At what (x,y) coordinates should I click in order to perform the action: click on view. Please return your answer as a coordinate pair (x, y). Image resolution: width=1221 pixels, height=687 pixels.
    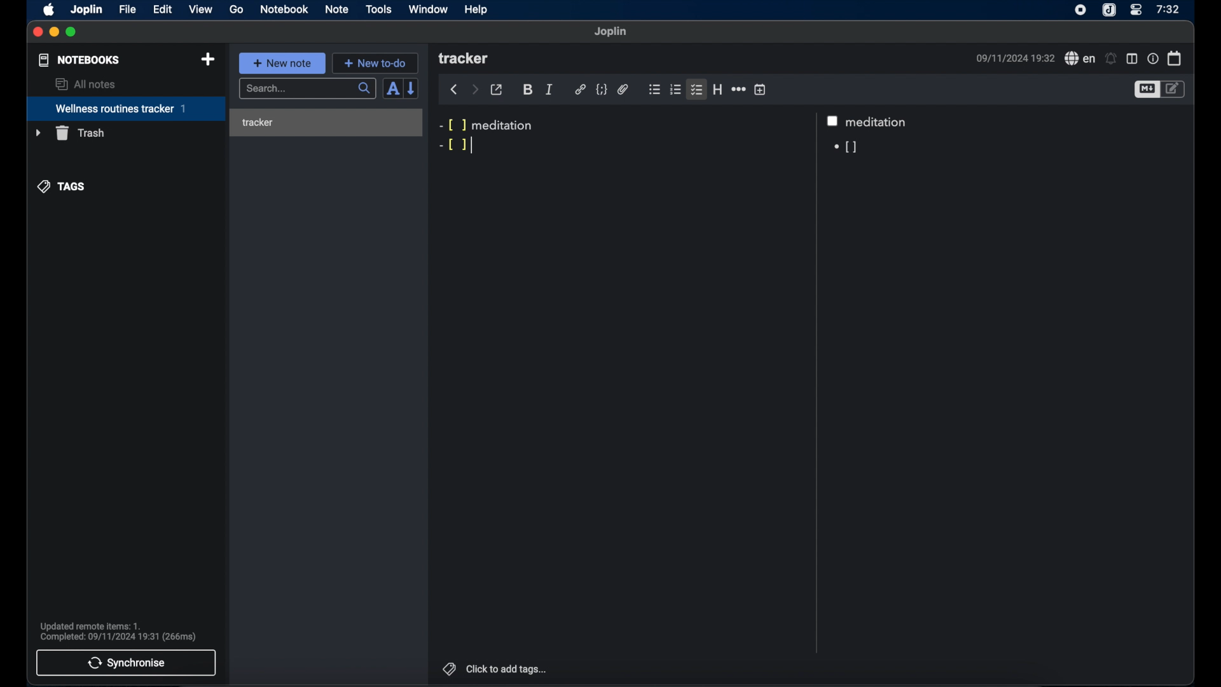
    Looking at the image, I should click on (200, 10).